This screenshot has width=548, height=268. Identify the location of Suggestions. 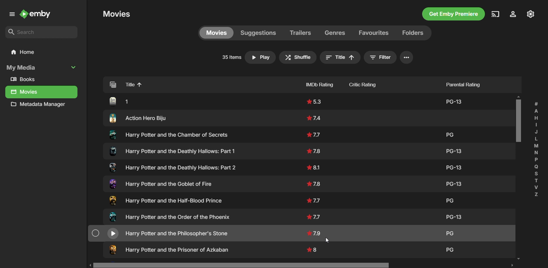
(258, 32).